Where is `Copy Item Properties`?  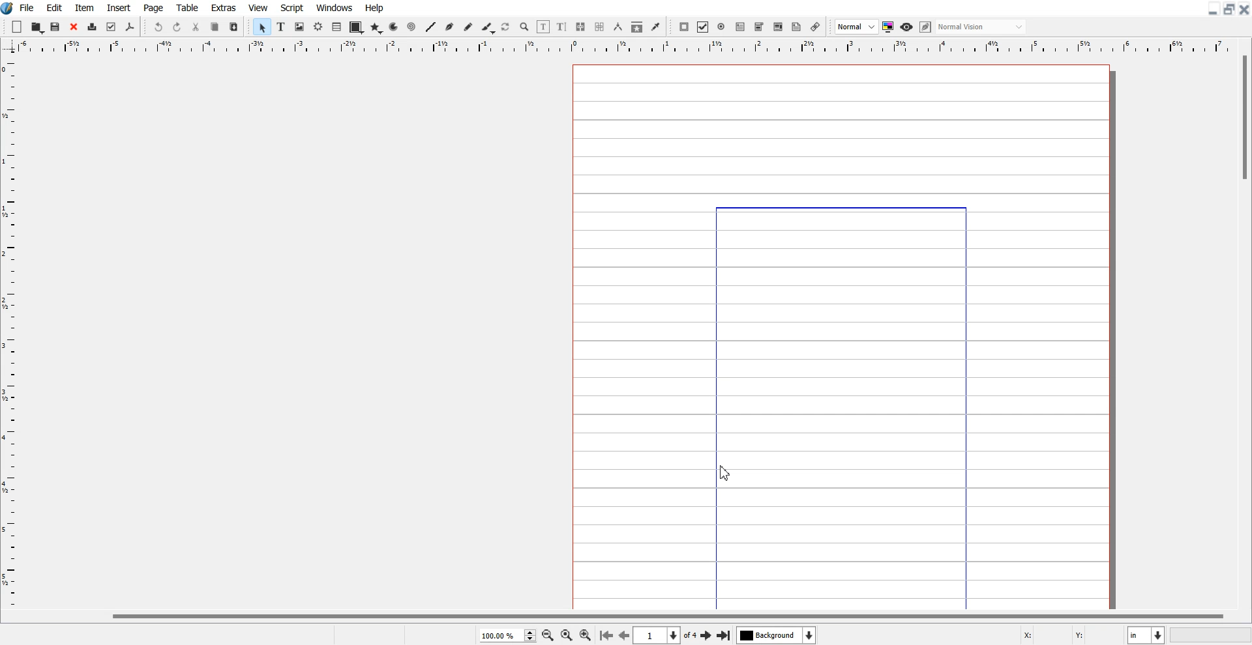 Copy Item Properties is located at coordinates (637, 27).